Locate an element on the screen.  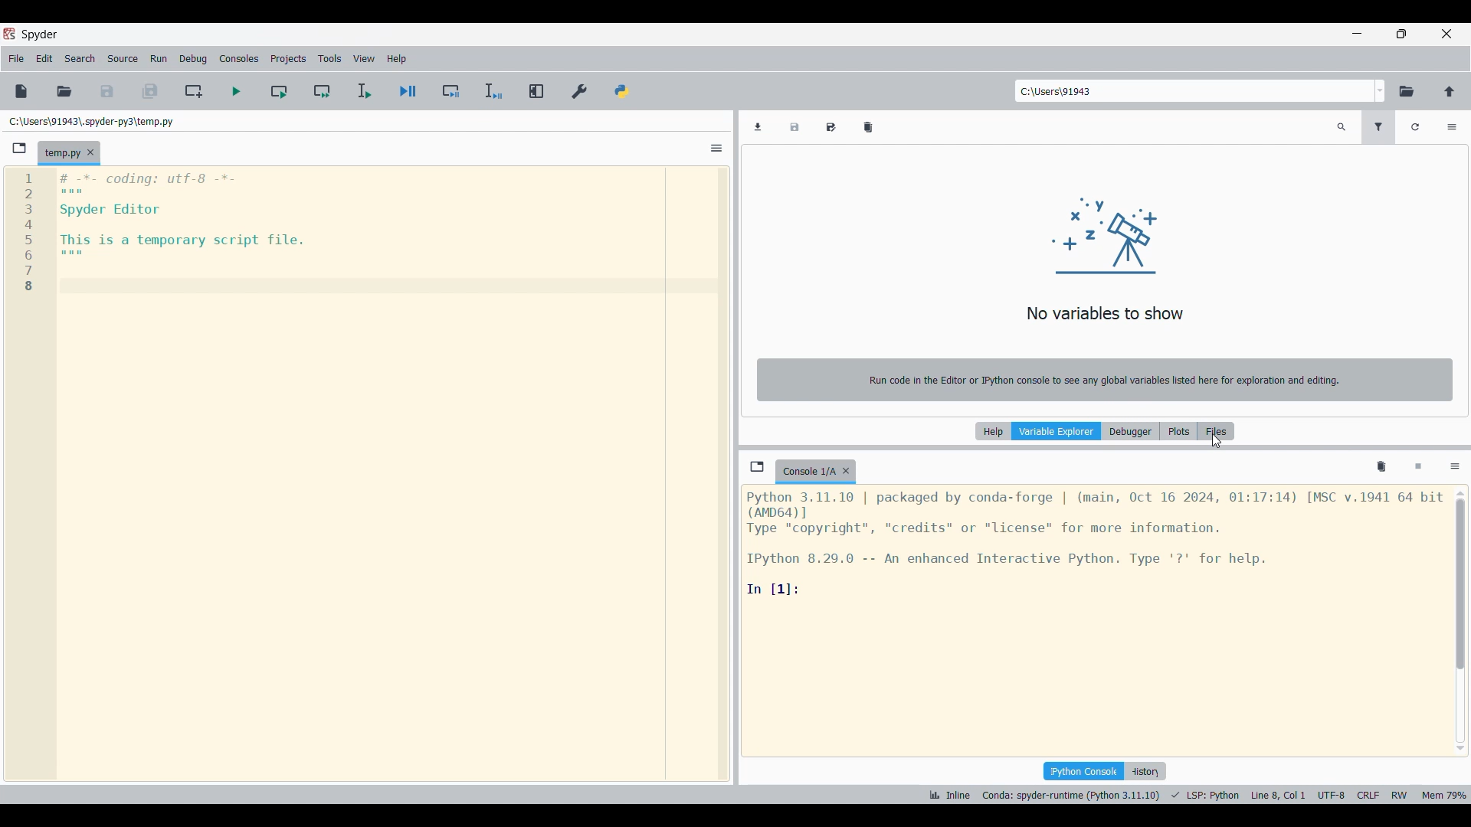
Vertical slide bar is located at coordinates (1460, 621).